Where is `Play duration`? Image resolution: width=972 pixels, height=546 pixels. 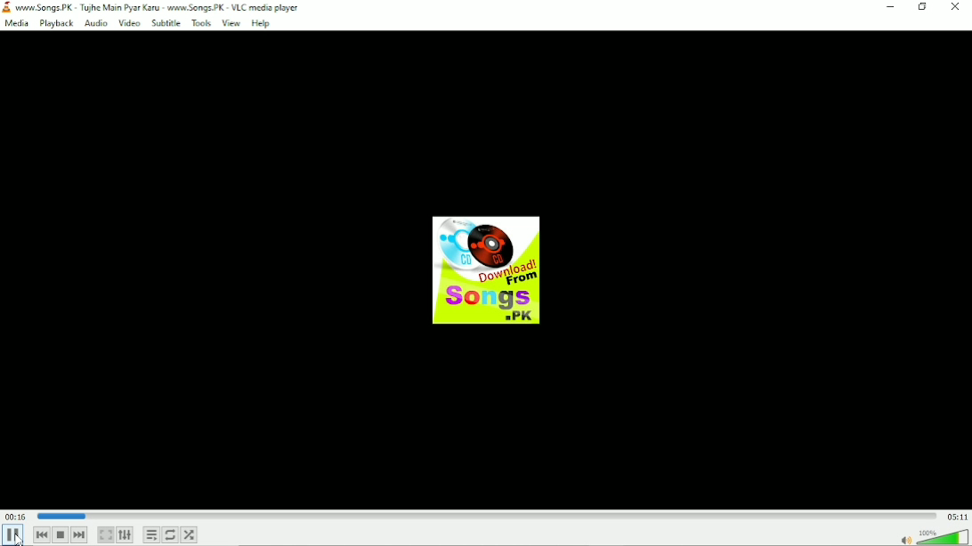 Play duration is located at coordinates (486, 518).